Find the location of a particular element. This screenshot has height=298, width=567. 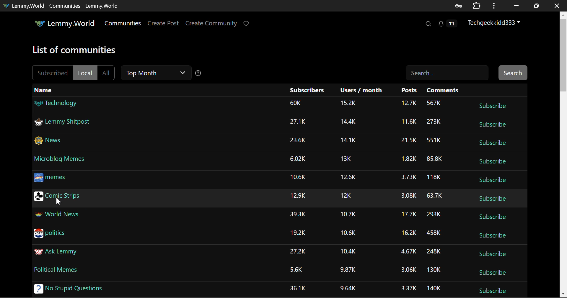

12.9K is located at coordinates (297, 196).